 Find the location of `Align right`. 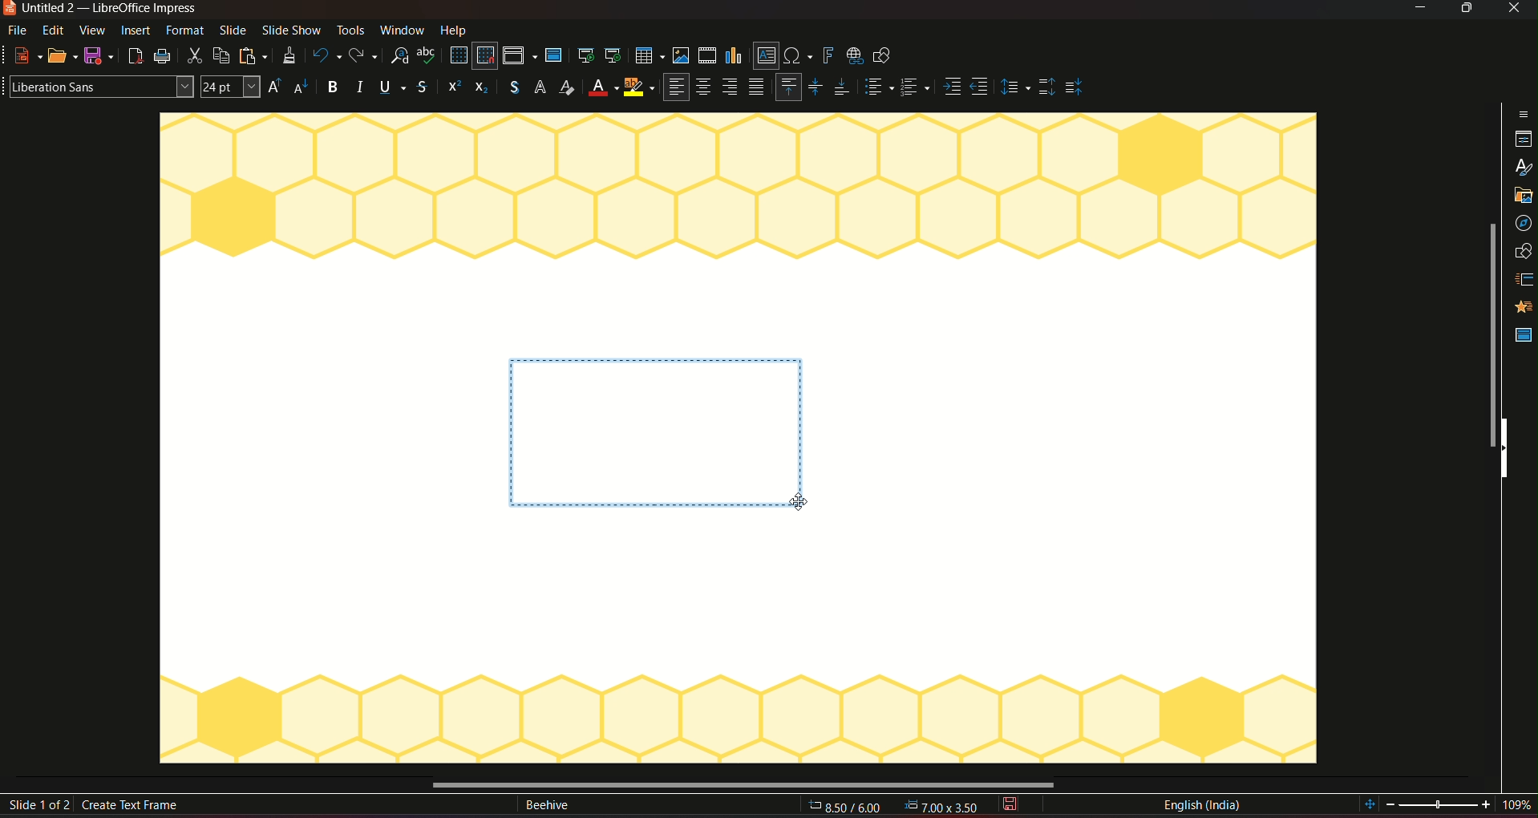

Align right is located at coordinates (733, 87).